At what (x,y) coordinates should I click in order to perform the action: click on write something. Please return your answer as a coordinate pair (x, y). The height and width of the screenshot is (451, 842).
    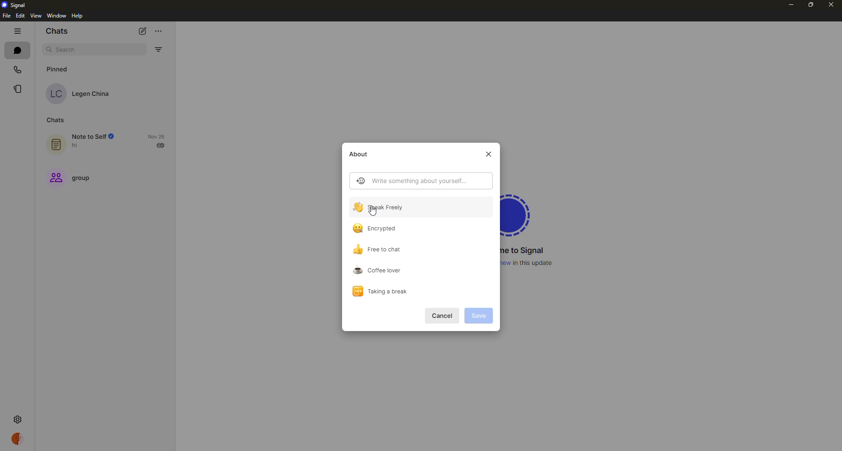
    Looking at the image, I should click on (411, 181).